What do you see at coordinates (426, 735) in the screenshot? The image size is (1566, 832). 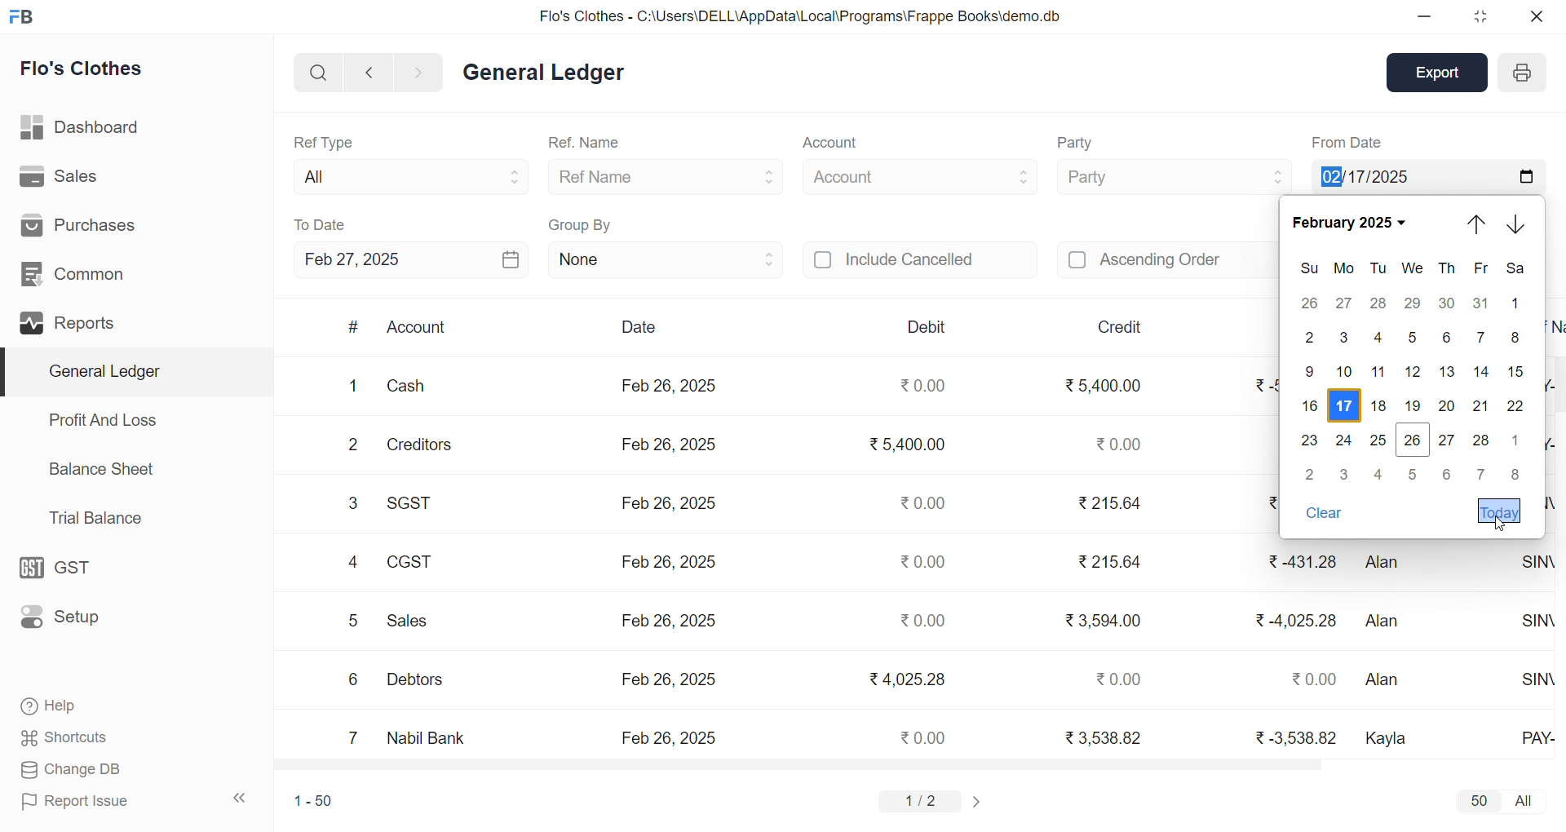 I see `Nabil Bank` at bounding box center [426, 735].